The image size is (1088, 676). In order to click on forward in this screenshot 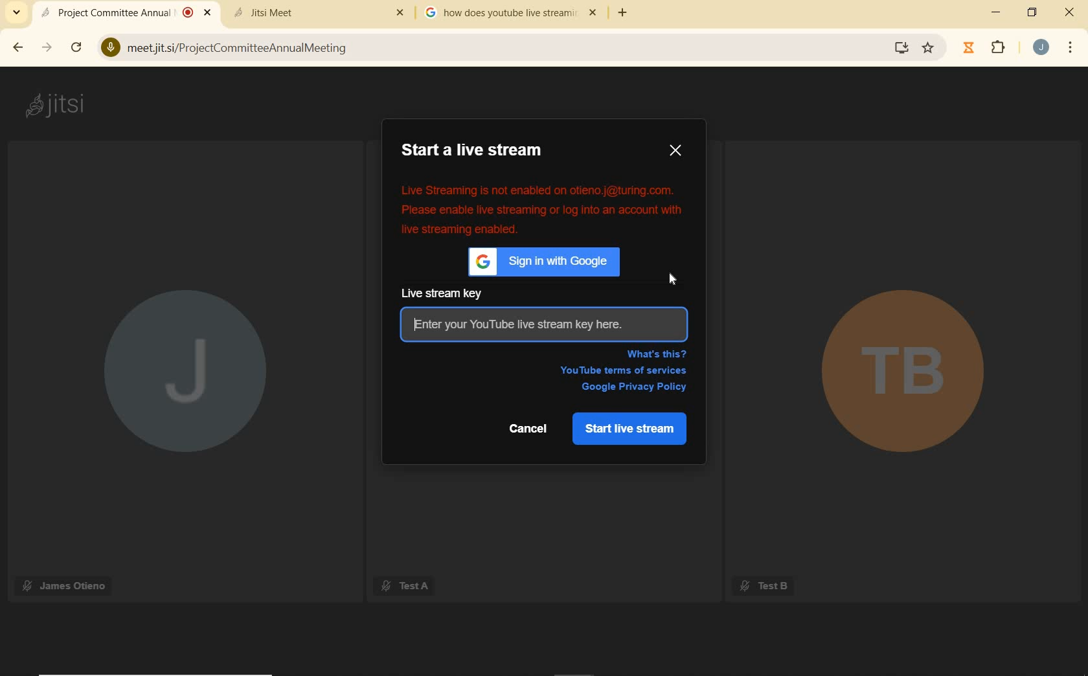, I will do `click(47, 47)`.